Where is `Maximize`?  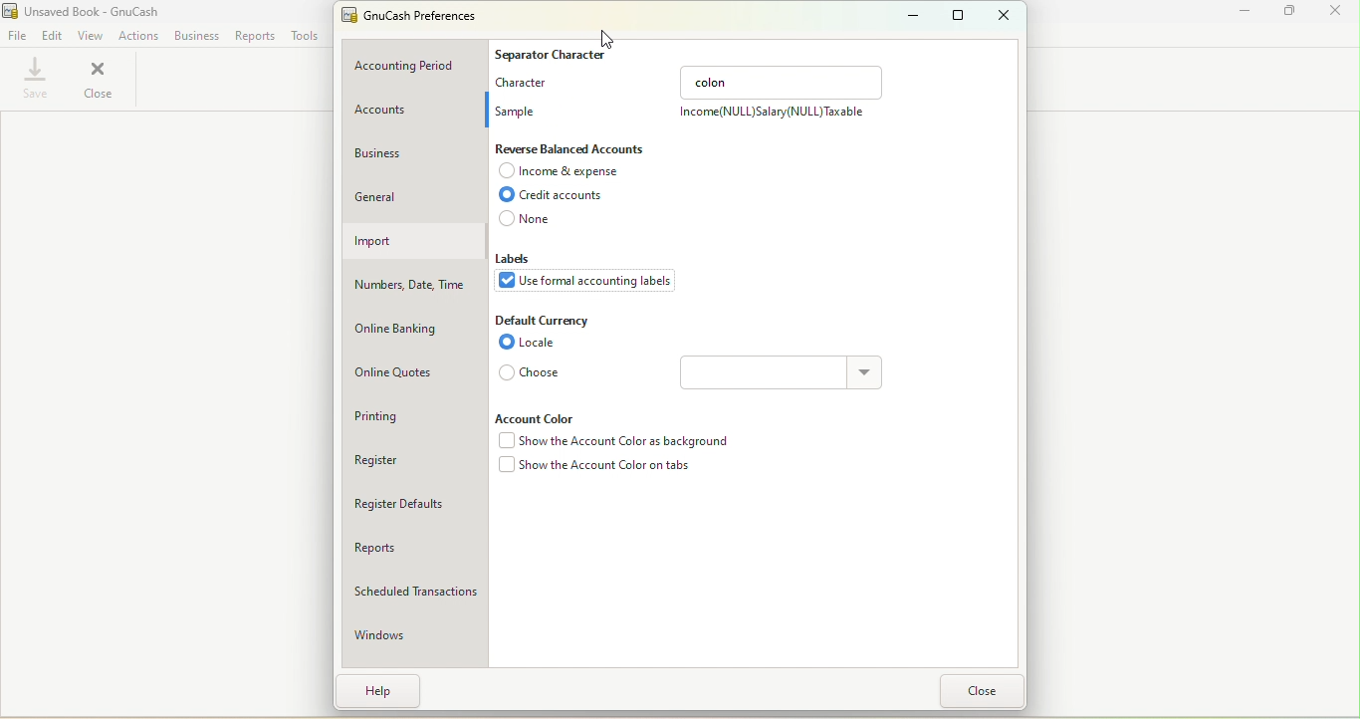 Maximize is located at coordinates (1285, 12).